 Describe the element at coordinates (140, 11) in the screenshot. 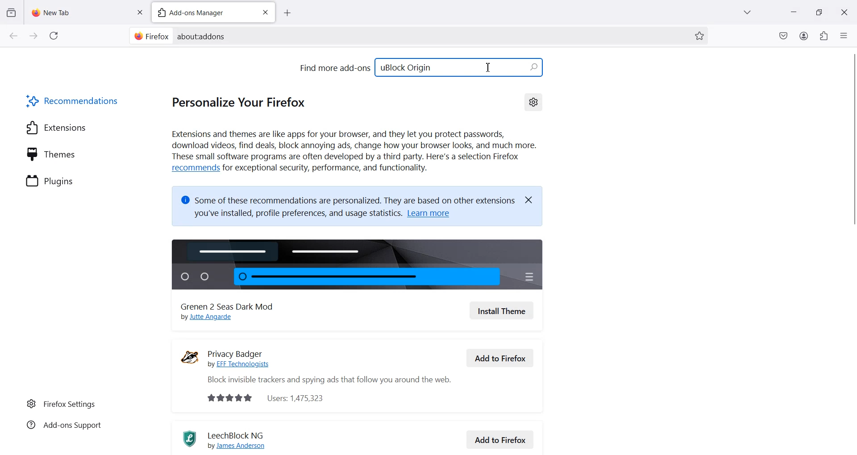

I see `Close tab` at that location.